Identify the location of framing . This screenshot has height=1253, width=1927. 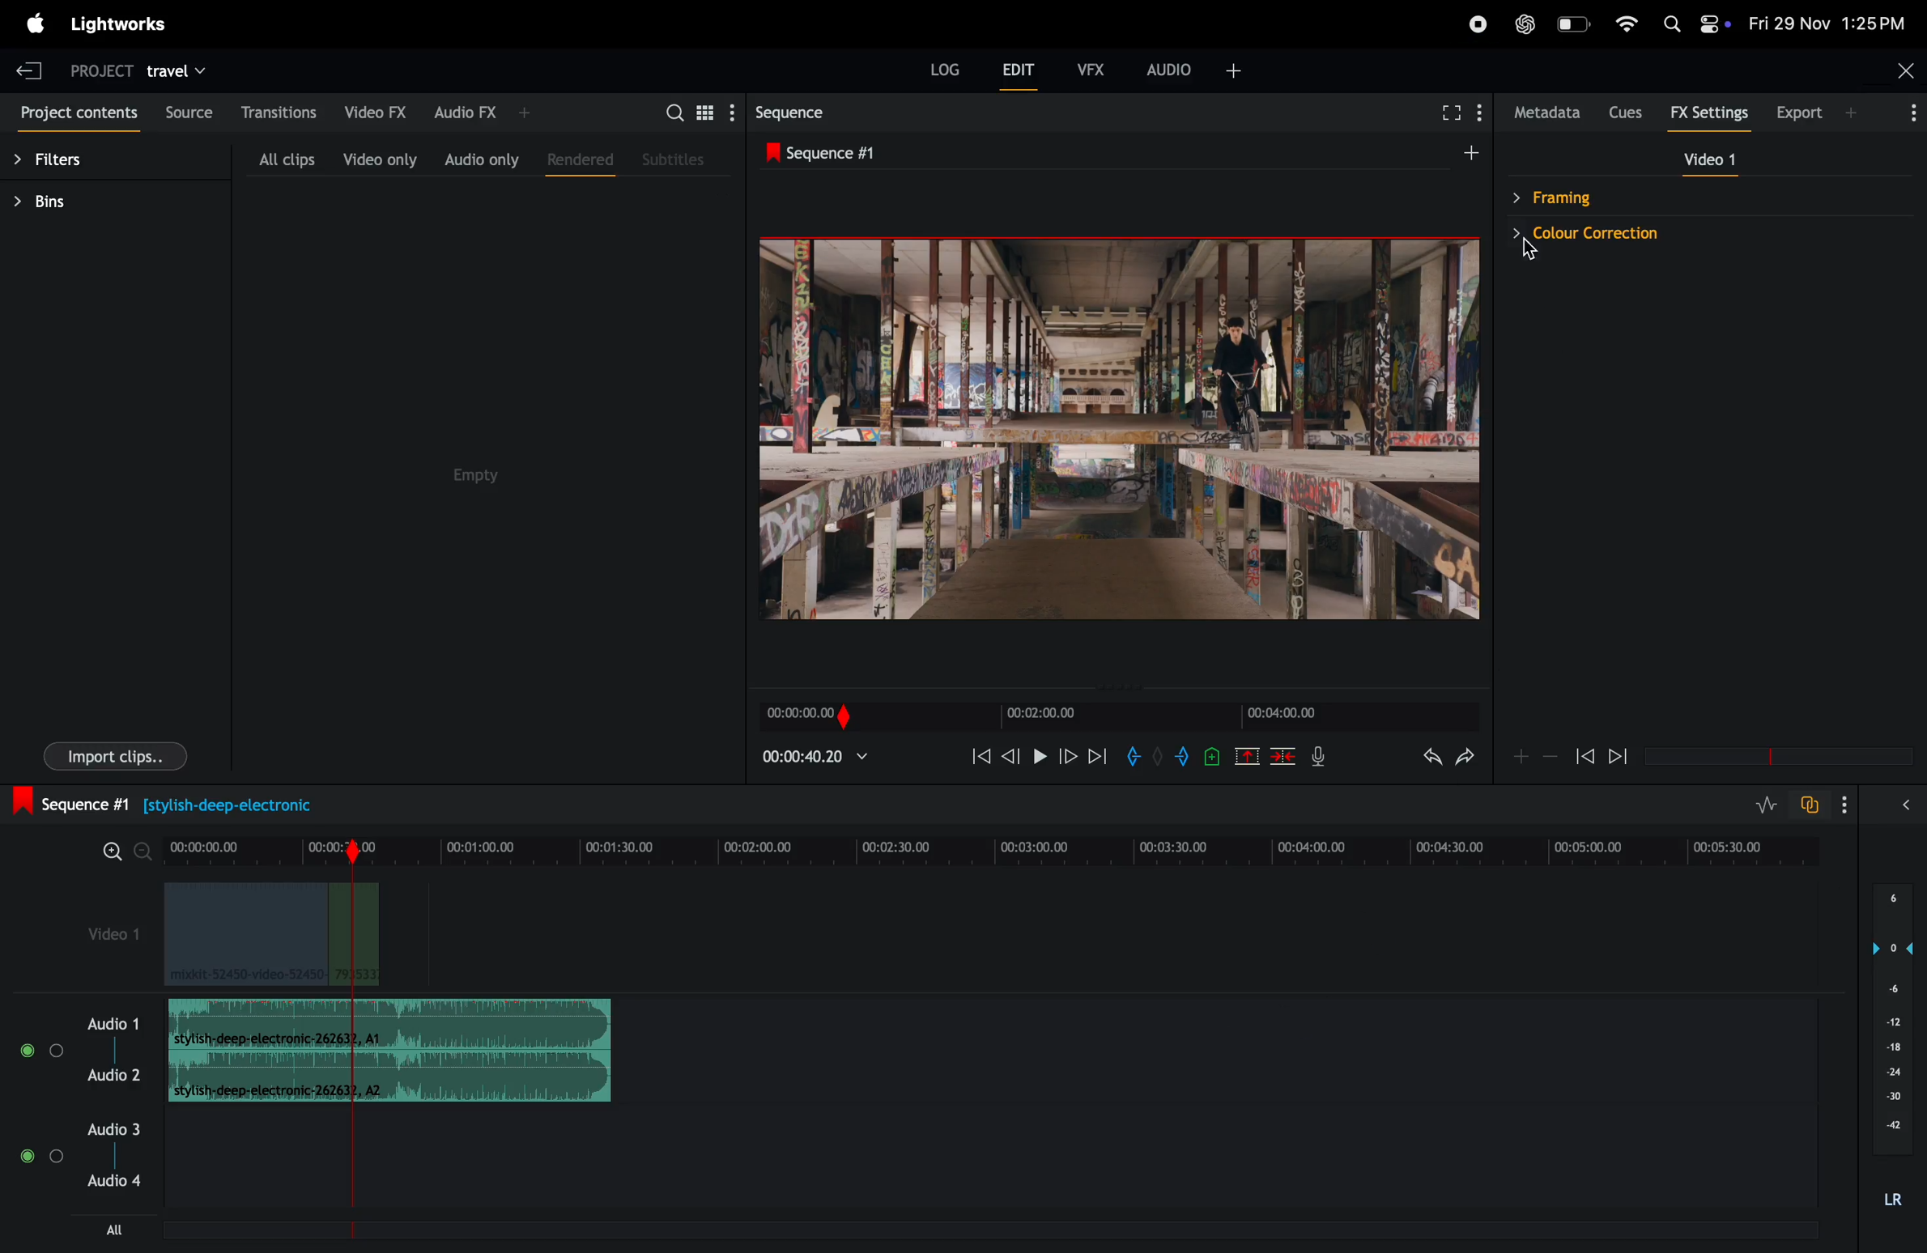
(1632, 198).